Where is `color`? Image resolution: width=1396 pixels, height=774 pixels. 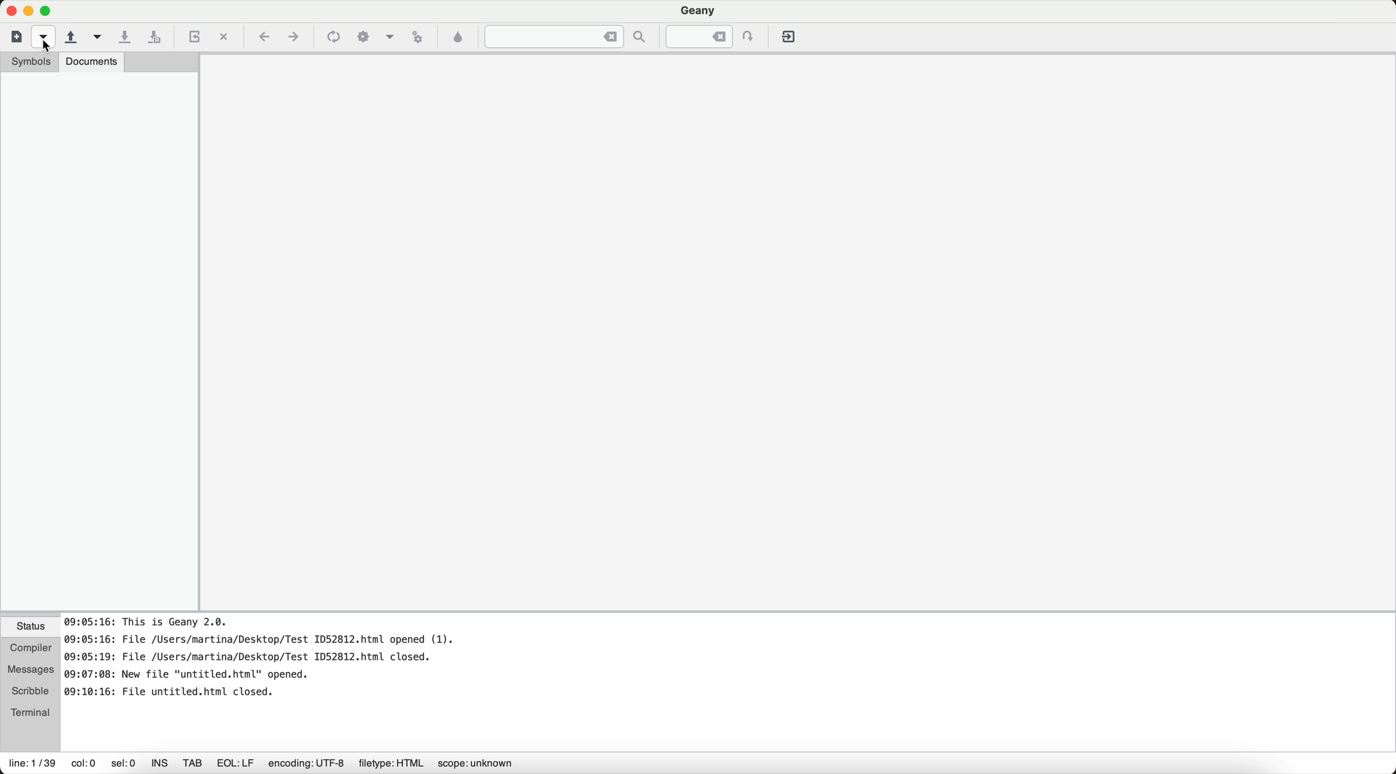 color is located at coordinates (456, 36).